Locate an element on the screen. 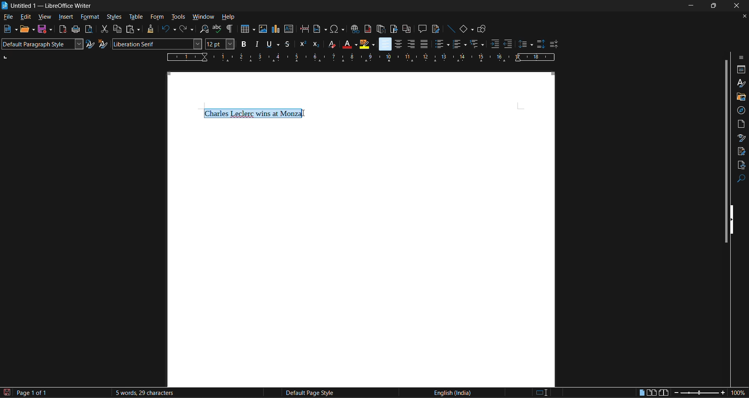 The image size is (749, 398). edit is located at coordinates (25, 17).